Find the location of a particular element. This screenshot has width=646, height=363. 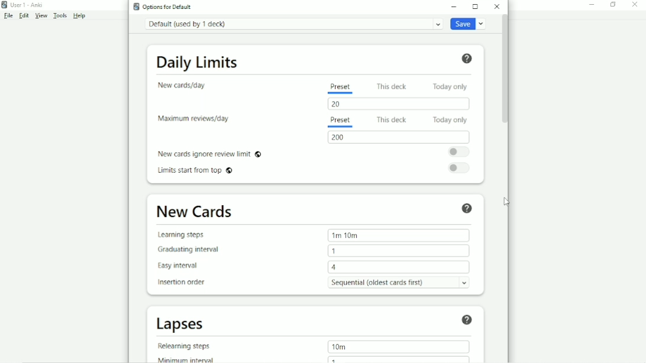

New Cards is located at coordinates (194, 211).